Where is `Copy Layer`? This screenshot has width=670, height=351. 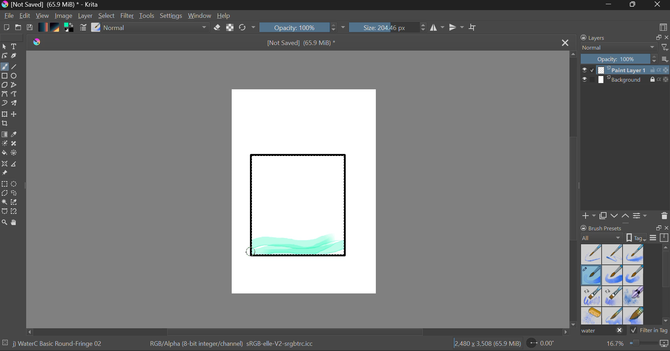
Copy Layer is located at coordinates (603, 216).